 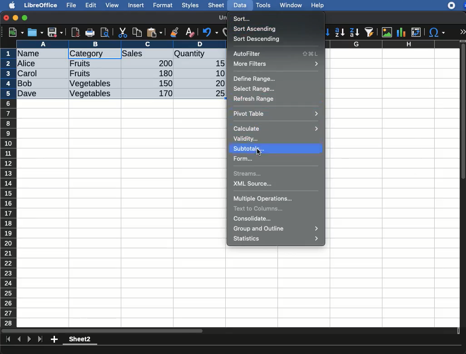 I want to click on 10, so click(x=218, y=73).